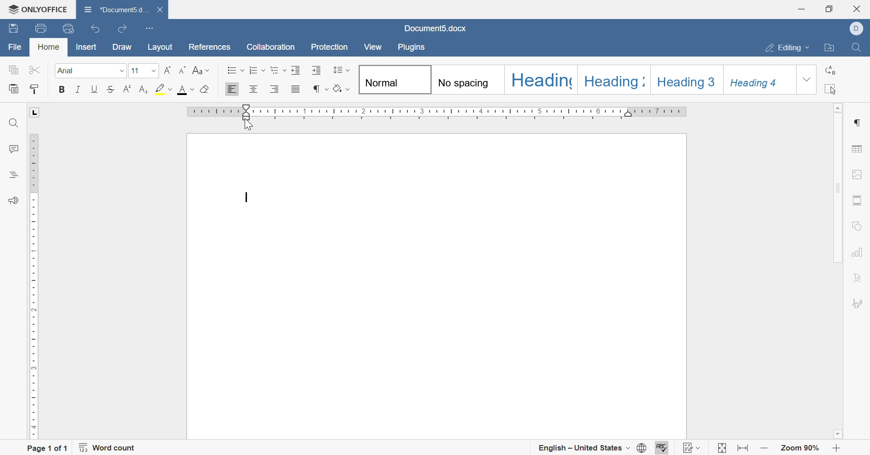 This screenshot has height=455, width=870. Describe the element at coordinates (210, 47) in the screenshot. I see `references` at that location.